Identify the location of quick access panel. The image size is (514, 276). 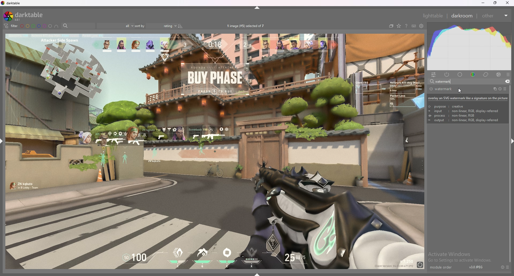
(434, 75).